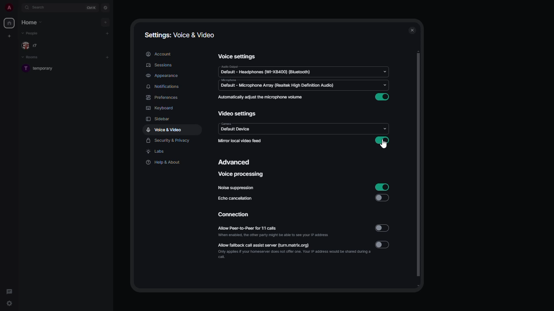 The height and width of the screenshot is (311, 554). Describe the element at coordinates (157, 152) in the screenshot. I see `labs` at that location.